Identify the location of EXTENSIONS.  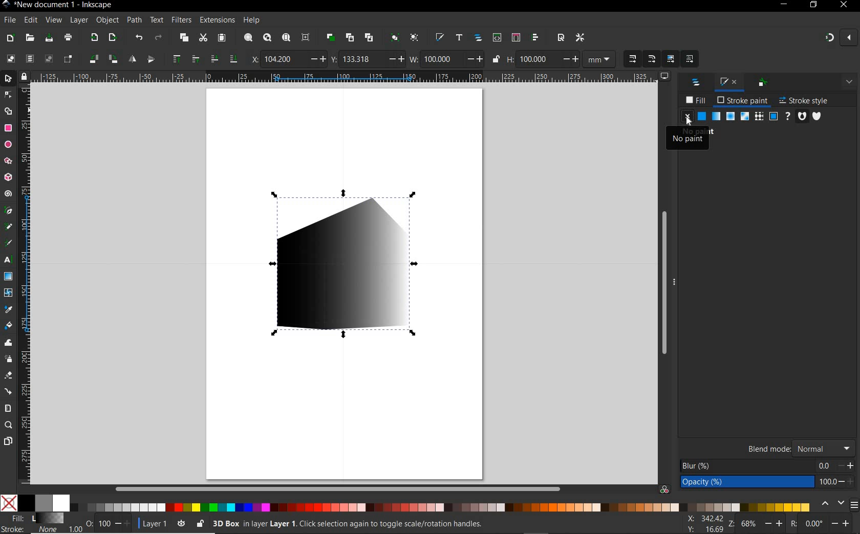
(216, 20).